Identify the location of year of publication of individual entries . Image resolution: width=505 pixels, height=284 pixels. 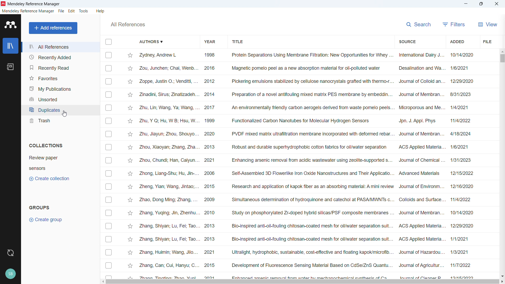
(210, 165).